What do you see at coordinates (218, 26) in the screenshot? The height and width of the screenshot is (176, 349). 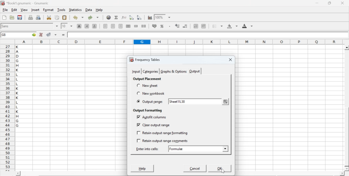 I see `borders` at bounding box center [218, 26].